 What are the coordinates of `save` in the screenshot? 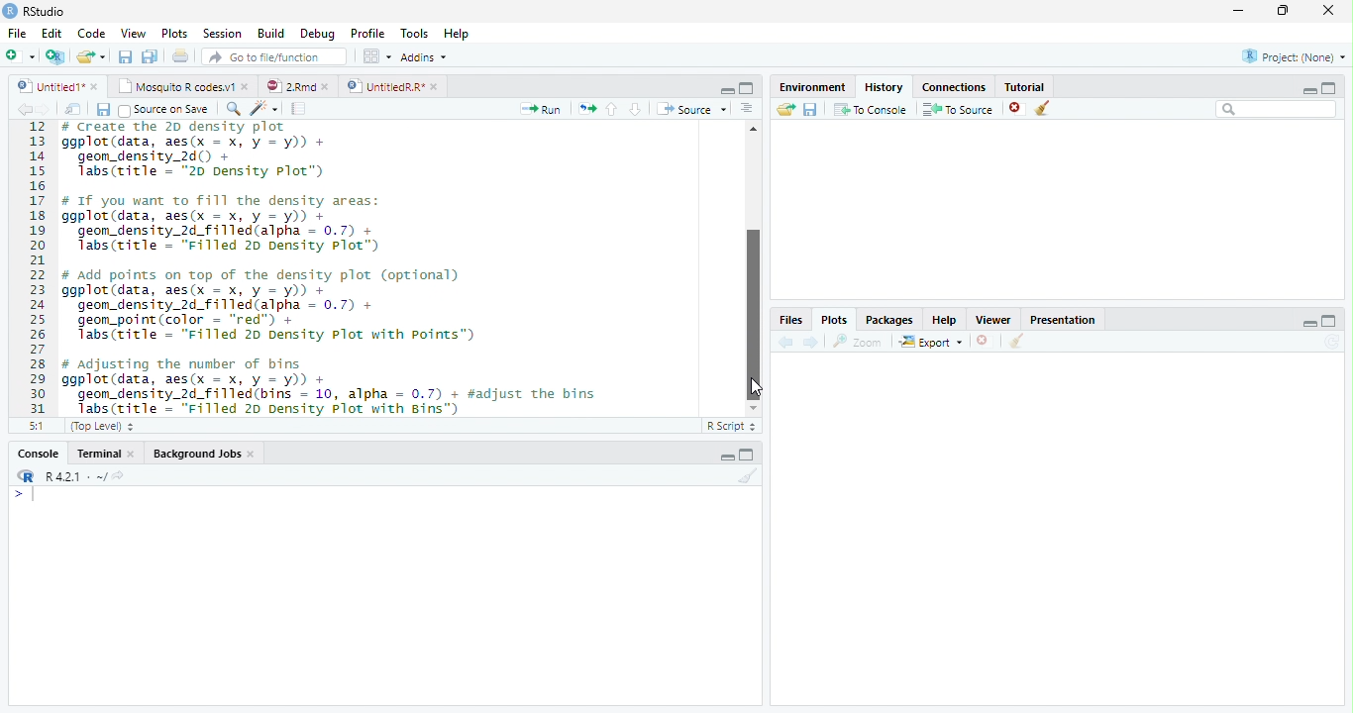 It's located at (103, 110).